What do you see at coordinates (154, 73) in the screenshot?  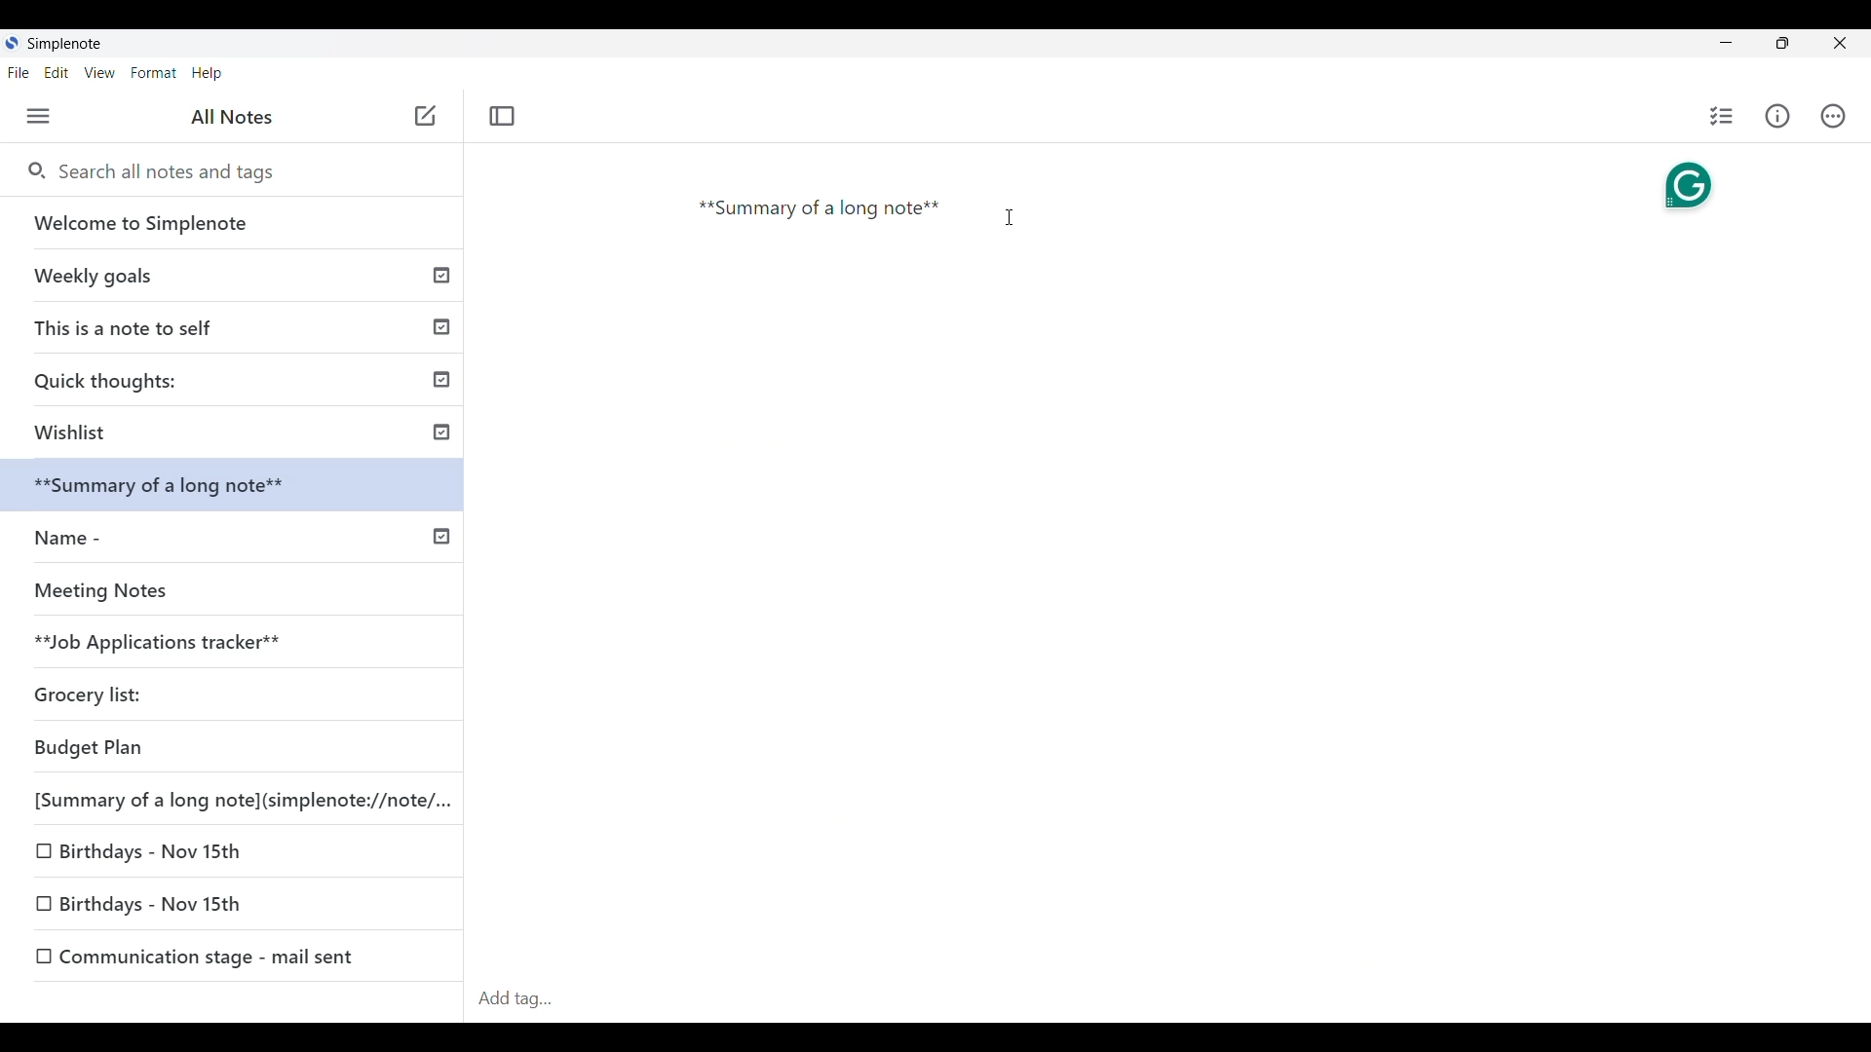 I see `Format` at bounding box center [154, 73].